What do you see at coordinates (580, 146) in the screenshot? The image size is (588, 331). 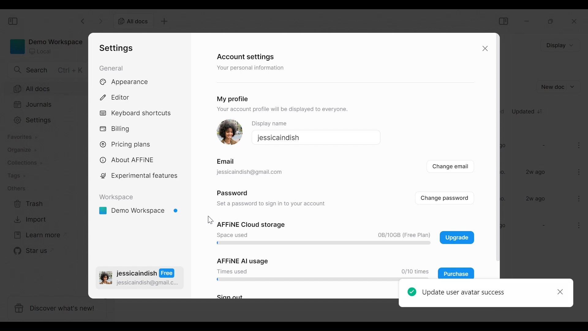 I see `more options` at bounding box center [580, 146].